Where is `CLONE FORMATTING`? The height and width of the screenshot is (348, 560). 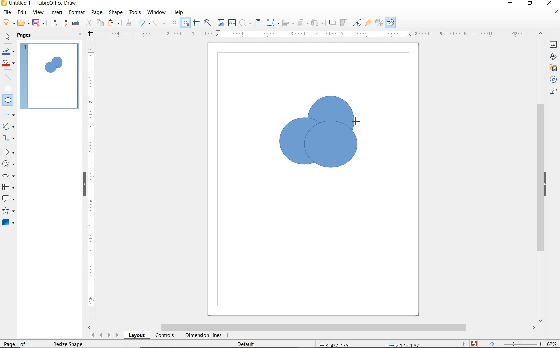
CLONE FORMATTING is located at coordinates (128, 23).